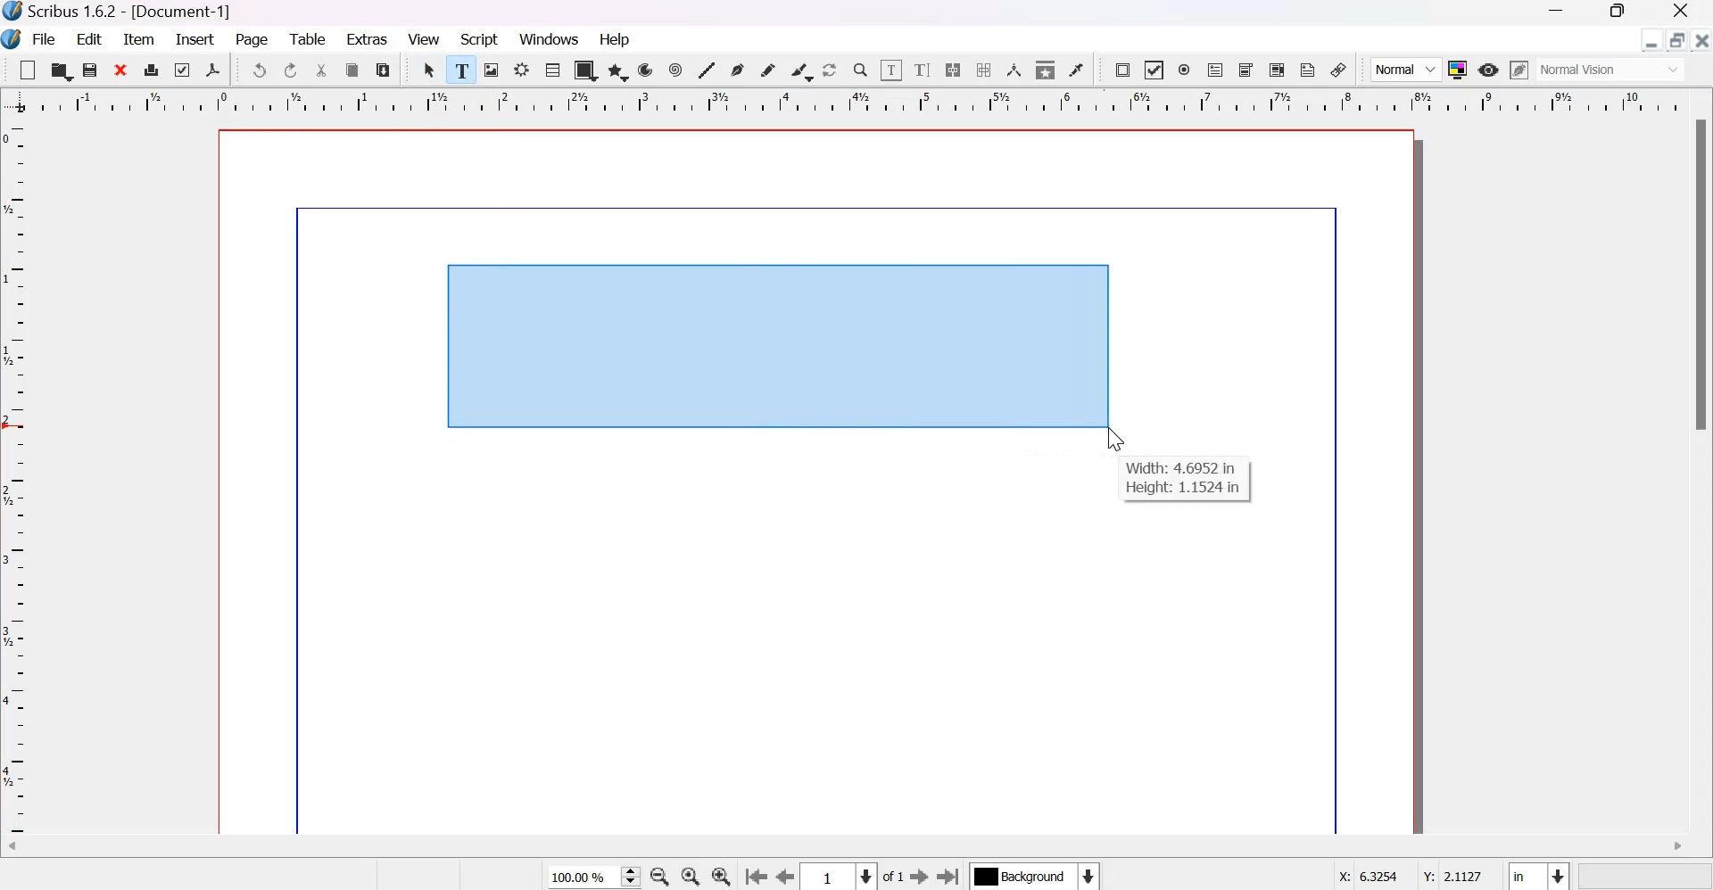 The width and height of the screenshot is (1713, 890). I want to click on cursor, so click(1115, 441).